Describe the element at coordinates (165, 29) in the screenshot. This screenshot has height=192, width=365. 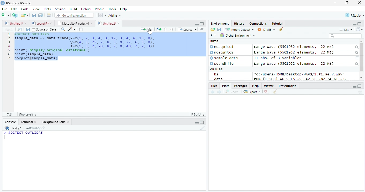
I see `Go to previous section` at that location.